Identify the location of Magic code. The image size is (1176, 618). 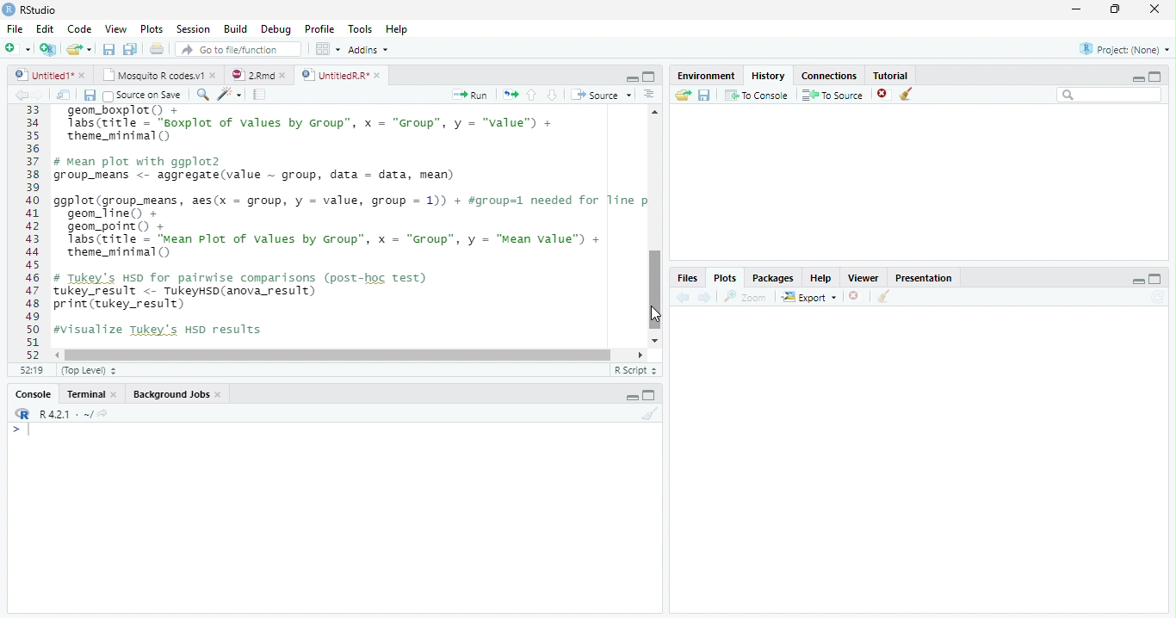
(230, 96).